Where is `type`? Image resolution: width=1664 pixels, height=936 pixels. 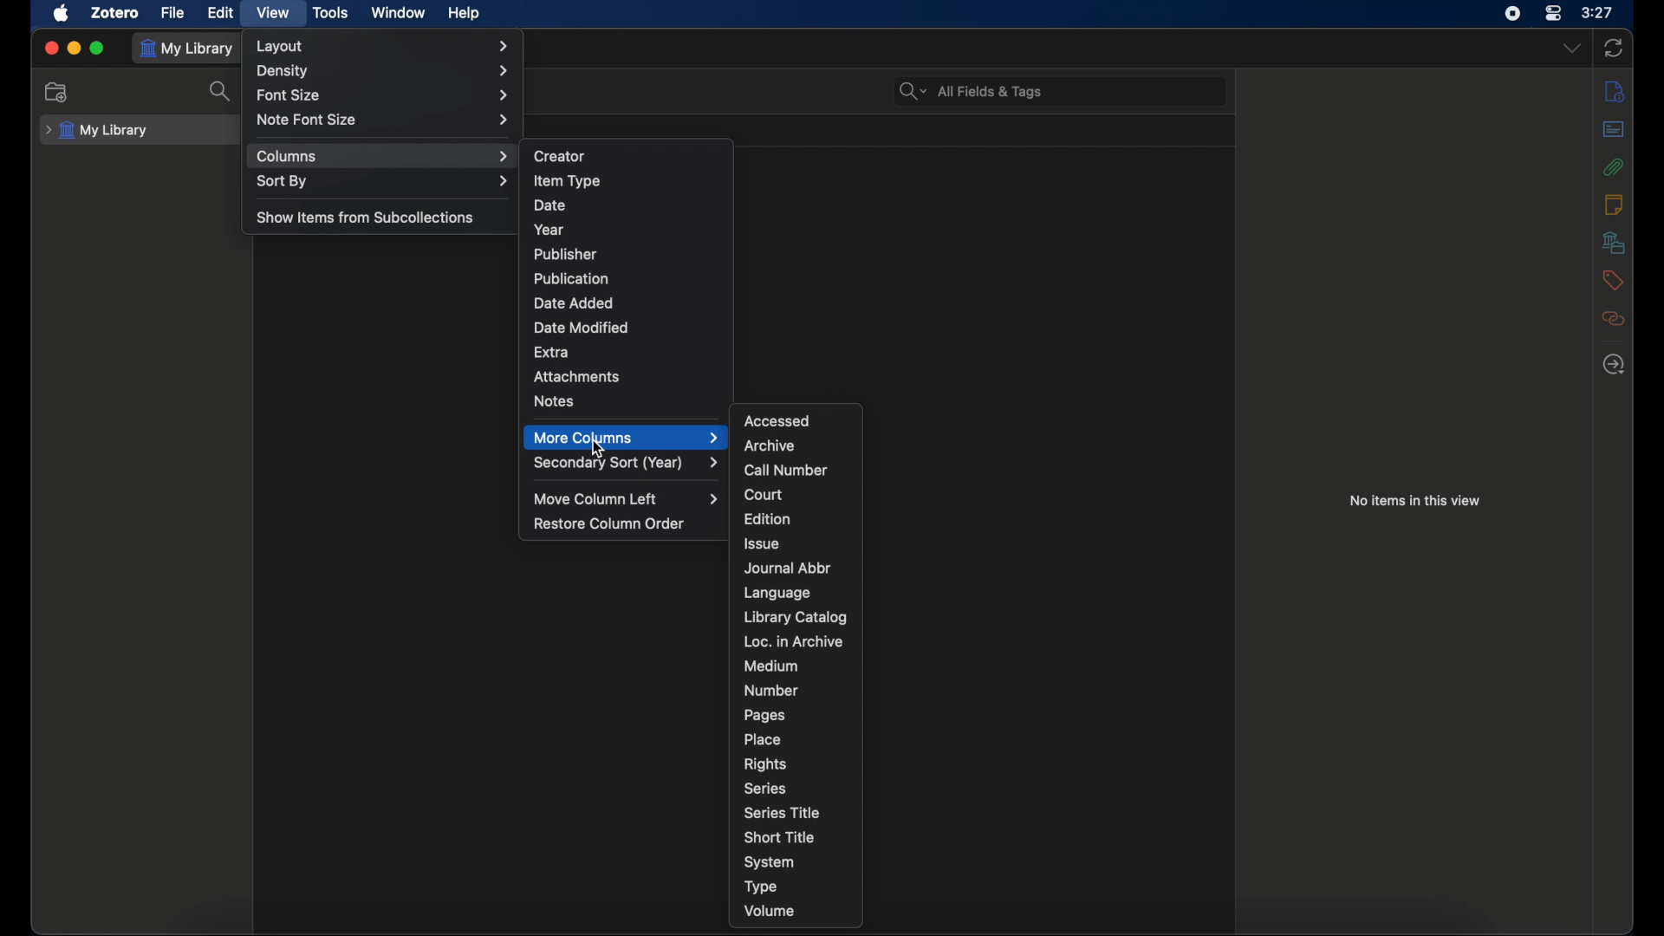
type is located at coordinates (761, 887).